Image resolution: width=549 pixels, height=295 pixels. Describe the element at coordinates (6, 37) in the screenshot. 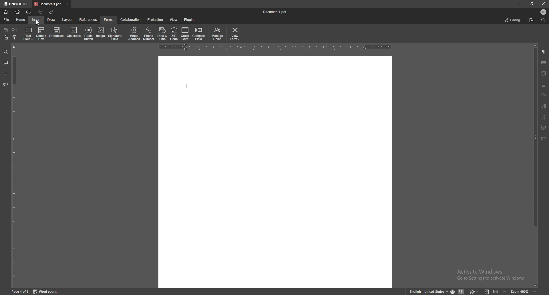

I see `paste` at that location.